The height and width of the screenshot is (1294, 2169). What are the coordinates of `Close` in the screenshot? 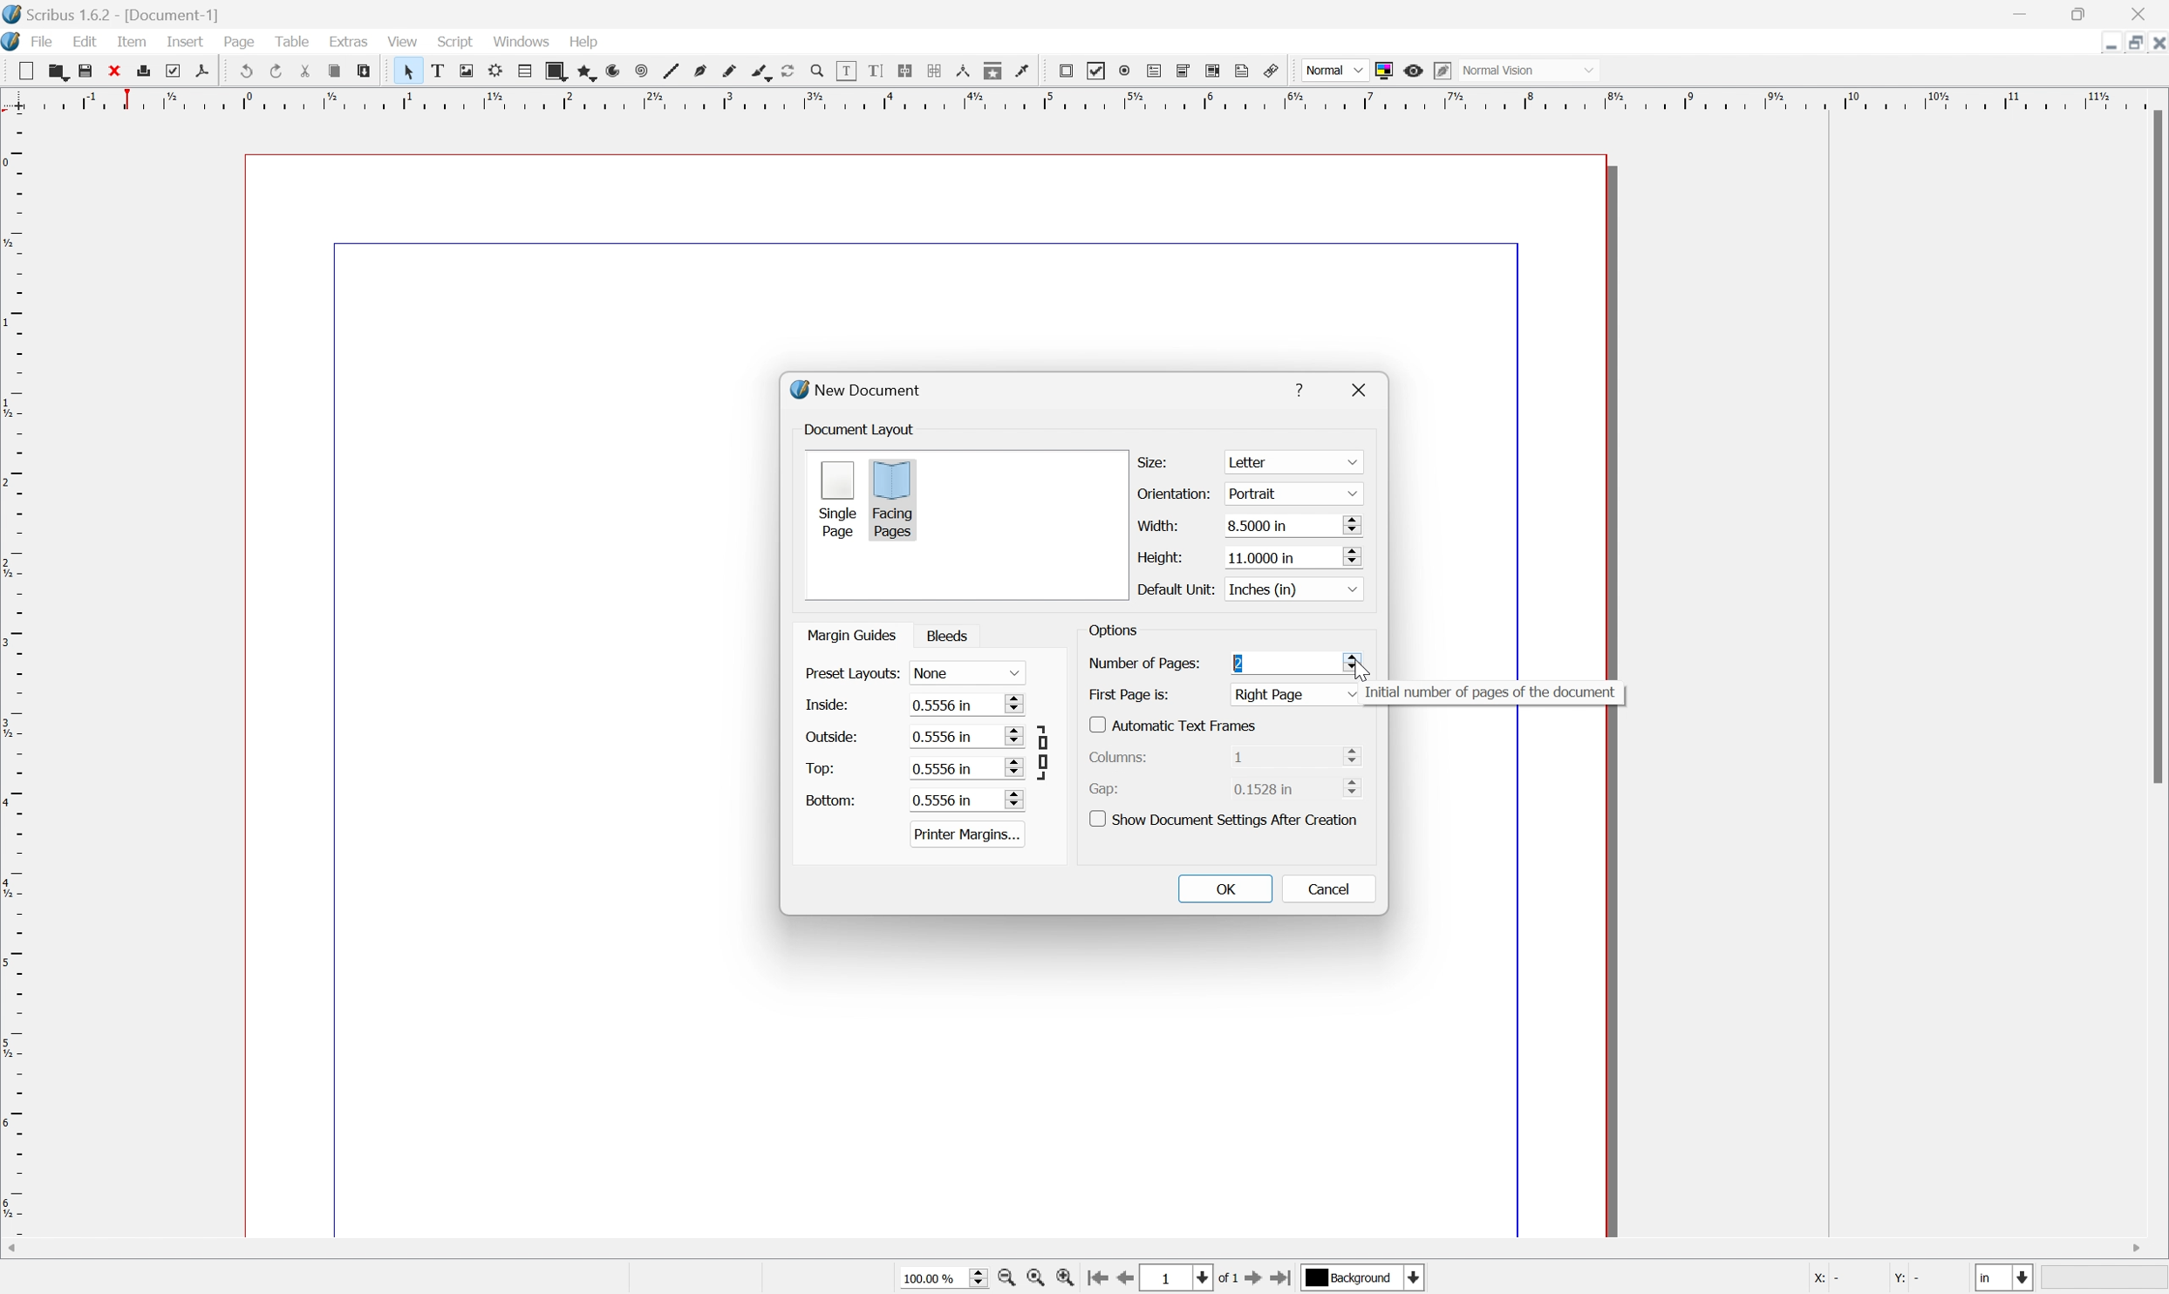 It's located at (2155, 42).